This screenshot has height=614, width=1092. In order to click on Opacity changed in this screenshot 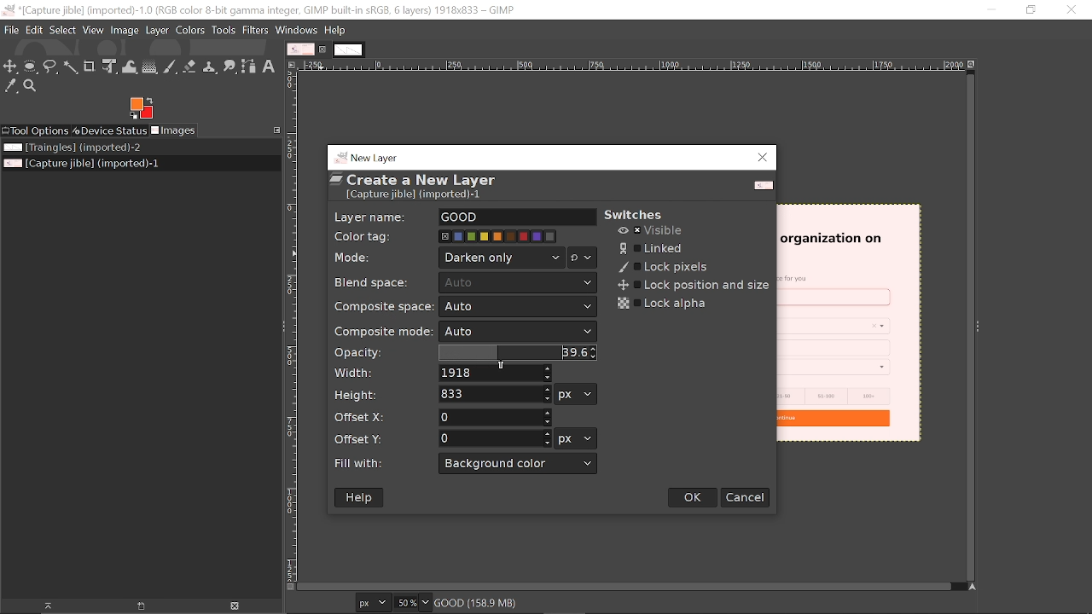, I will do `click(514, 352)`.